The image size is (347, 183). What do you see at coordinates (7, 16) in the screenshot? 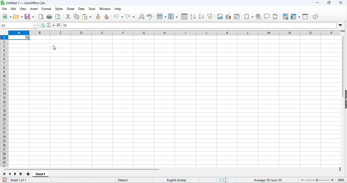
I see `new` at bounding box center [7, 16].